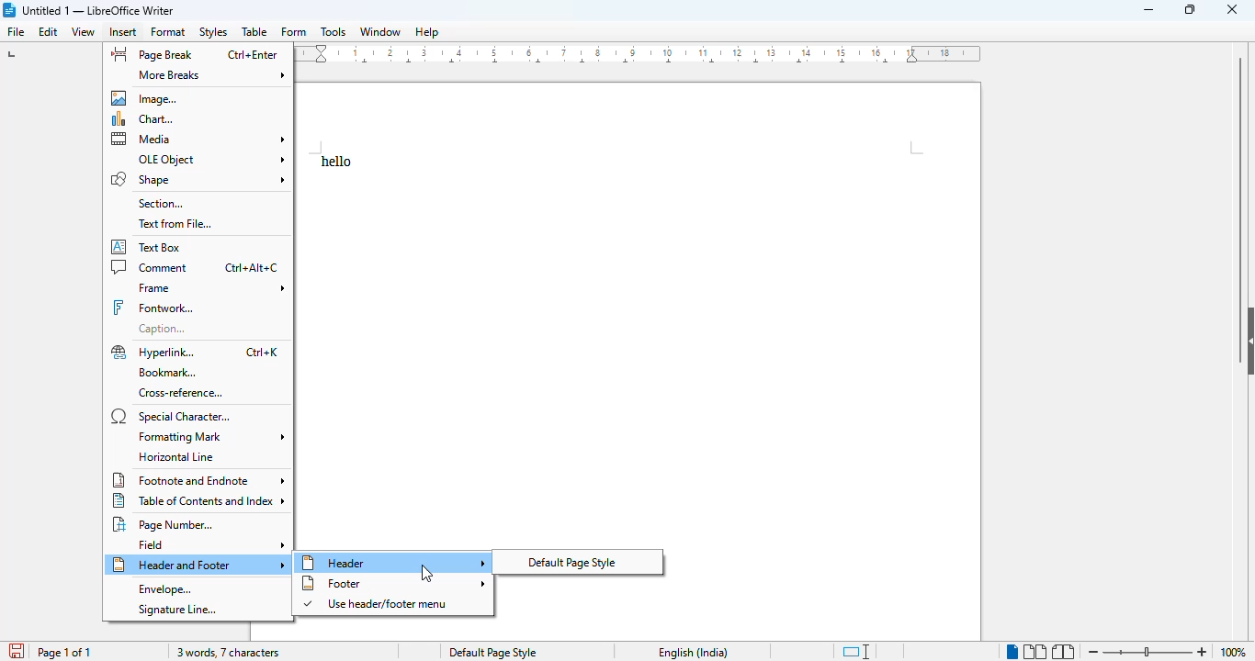  Describe the element at coordinates (143, 119) in the screenshot. I see `chart` at that location.